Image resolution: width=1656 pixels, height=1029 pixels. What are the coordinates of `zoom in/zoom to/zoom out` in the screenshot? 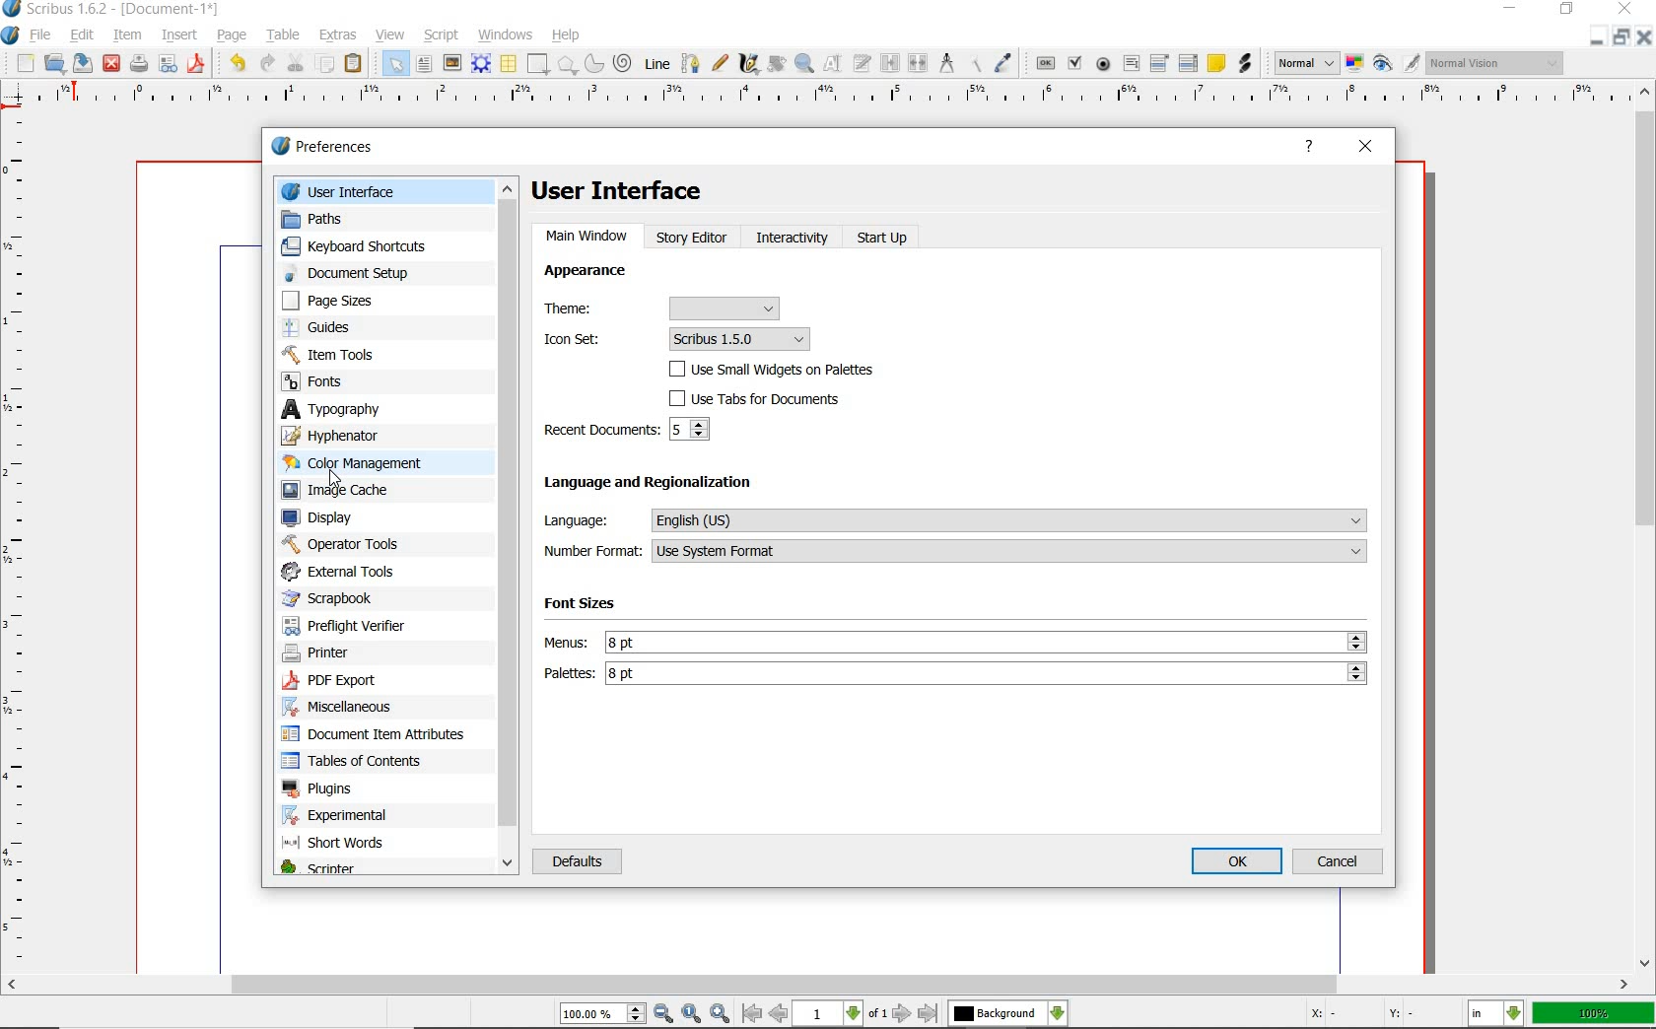 It's located at (648, 1014).